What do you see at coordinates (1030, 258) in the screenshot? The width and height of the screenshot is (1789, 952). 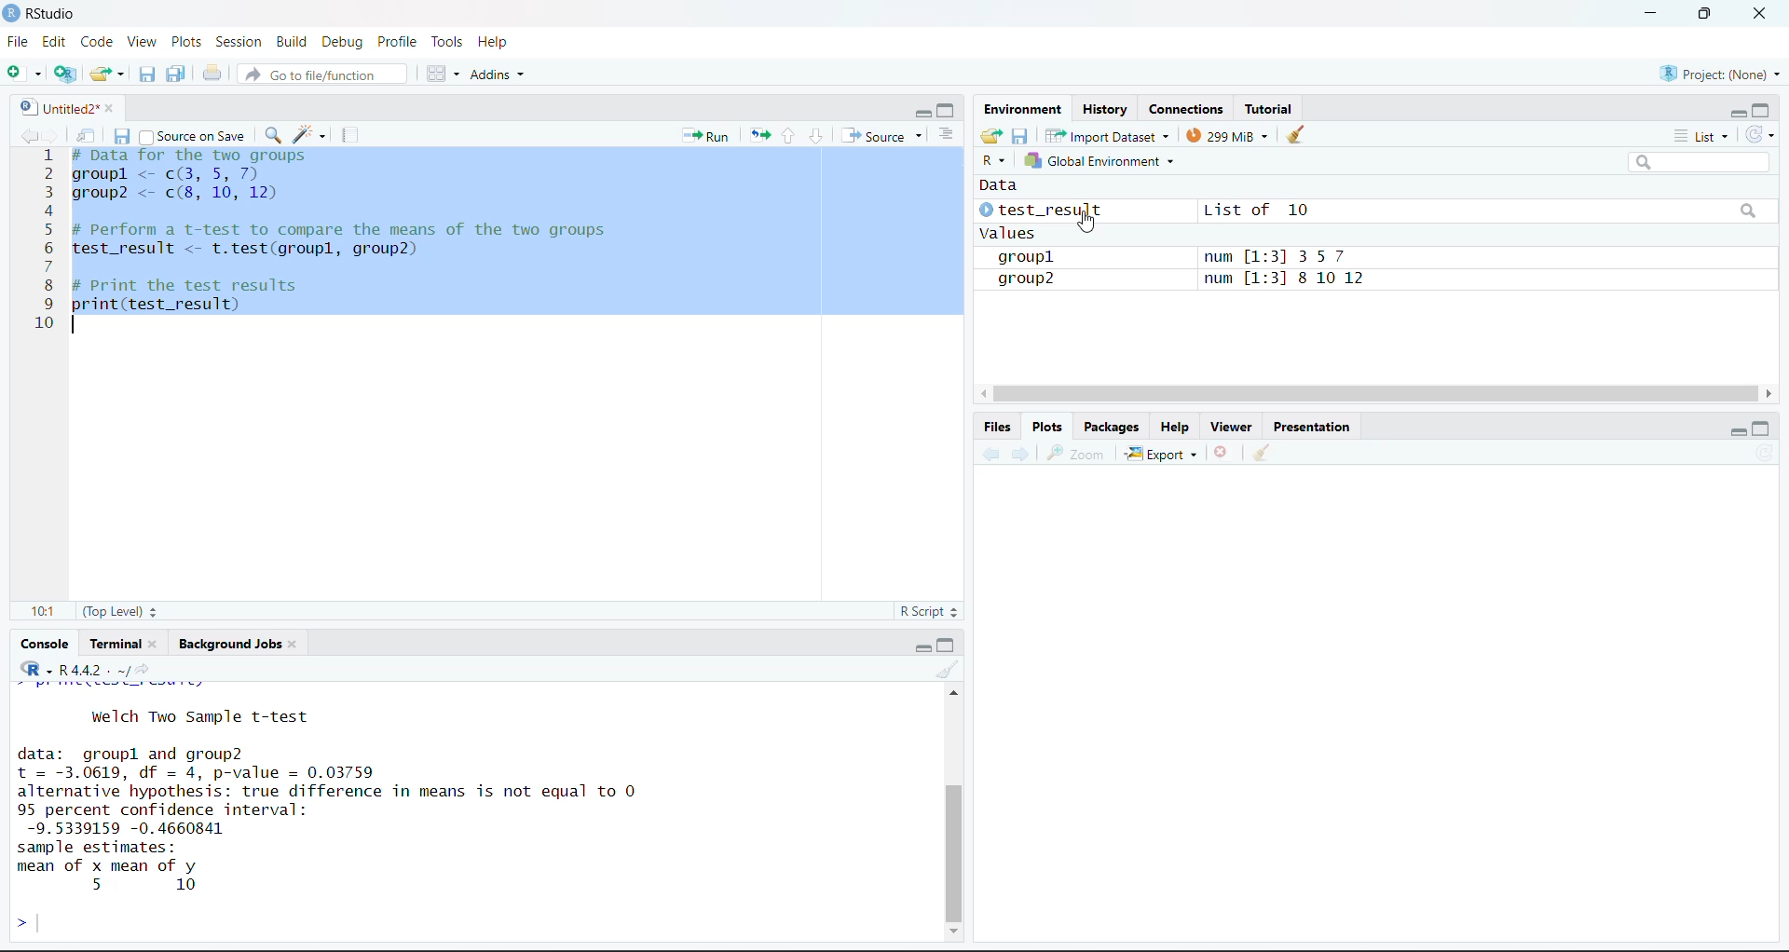 I see `group1` at bounding box center [1030, 258].